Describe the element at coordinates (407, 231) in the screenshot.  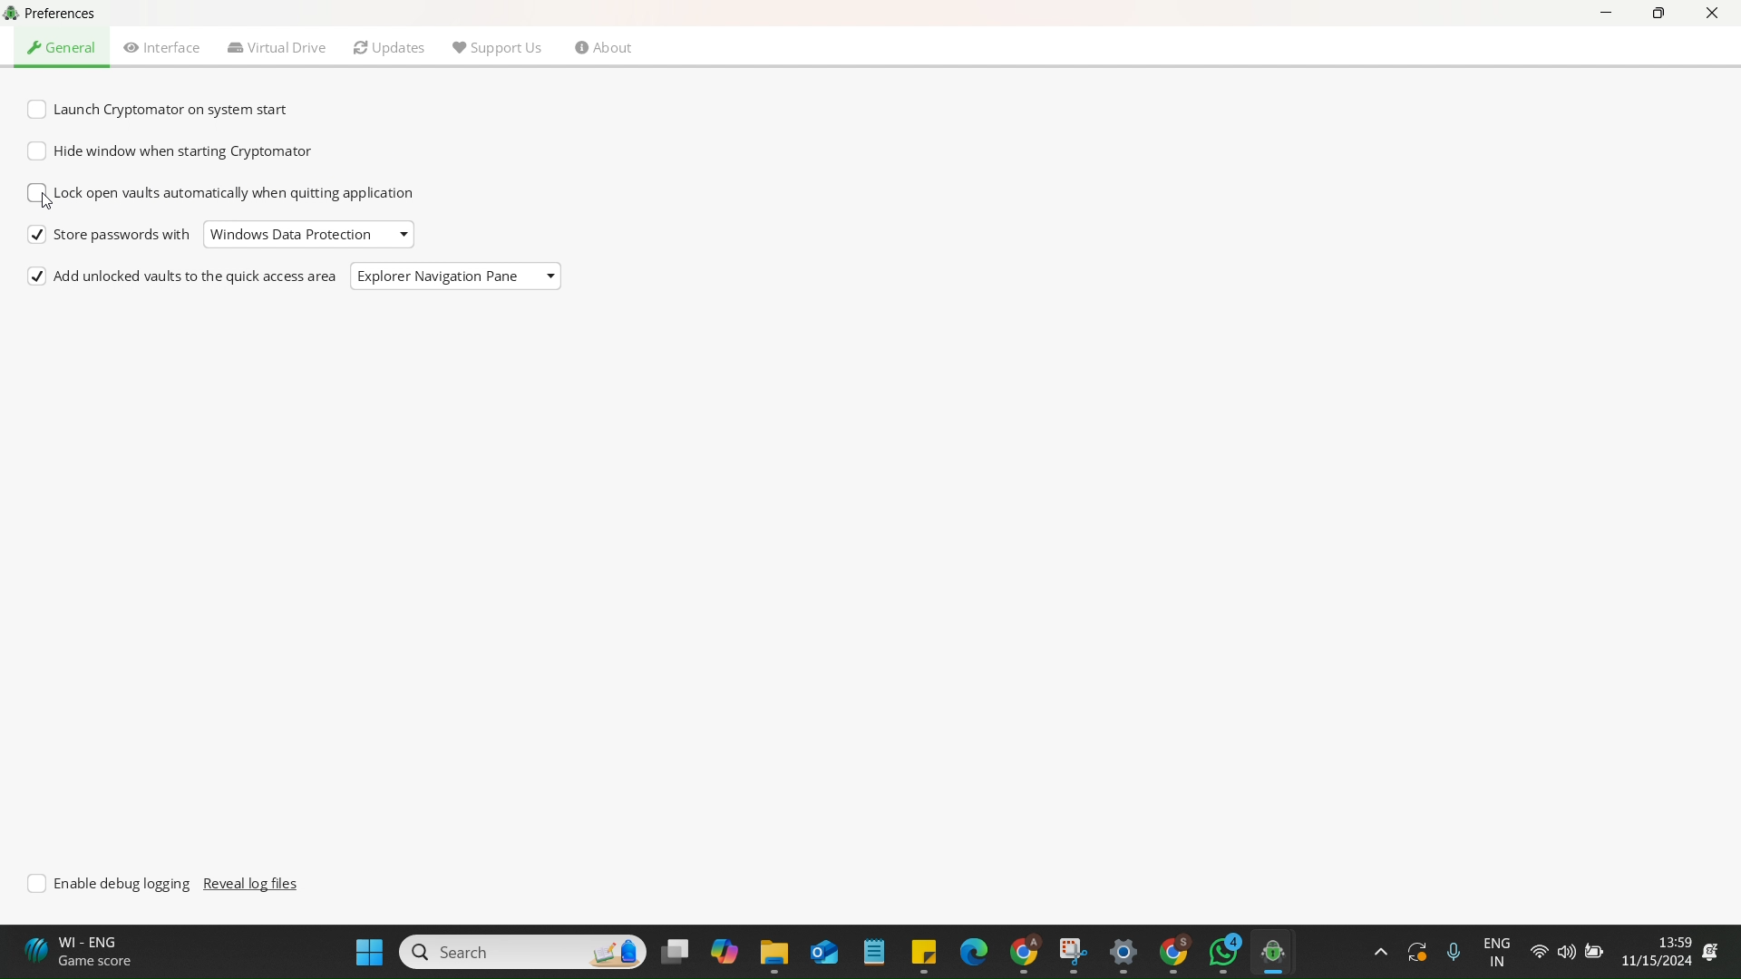
I see `Drop Down` at that location.